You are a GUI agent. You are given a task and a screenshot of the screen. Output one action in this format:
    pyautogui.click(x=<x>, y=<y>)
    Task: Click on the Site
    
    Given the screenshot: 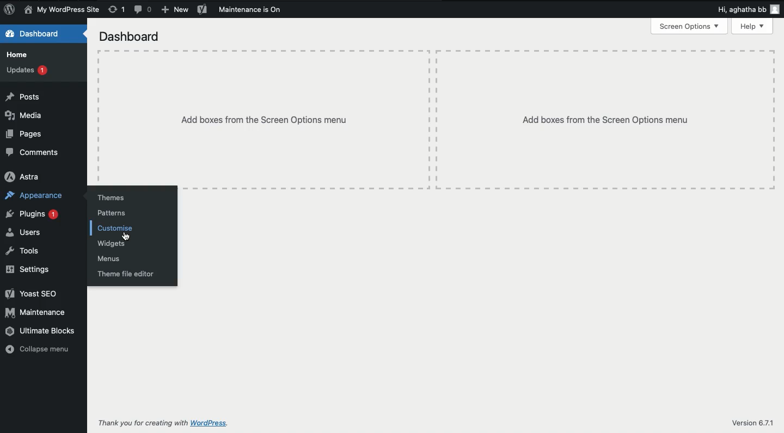 What is the action you would take?
    pyautogui.click(x=60, y=10)
    